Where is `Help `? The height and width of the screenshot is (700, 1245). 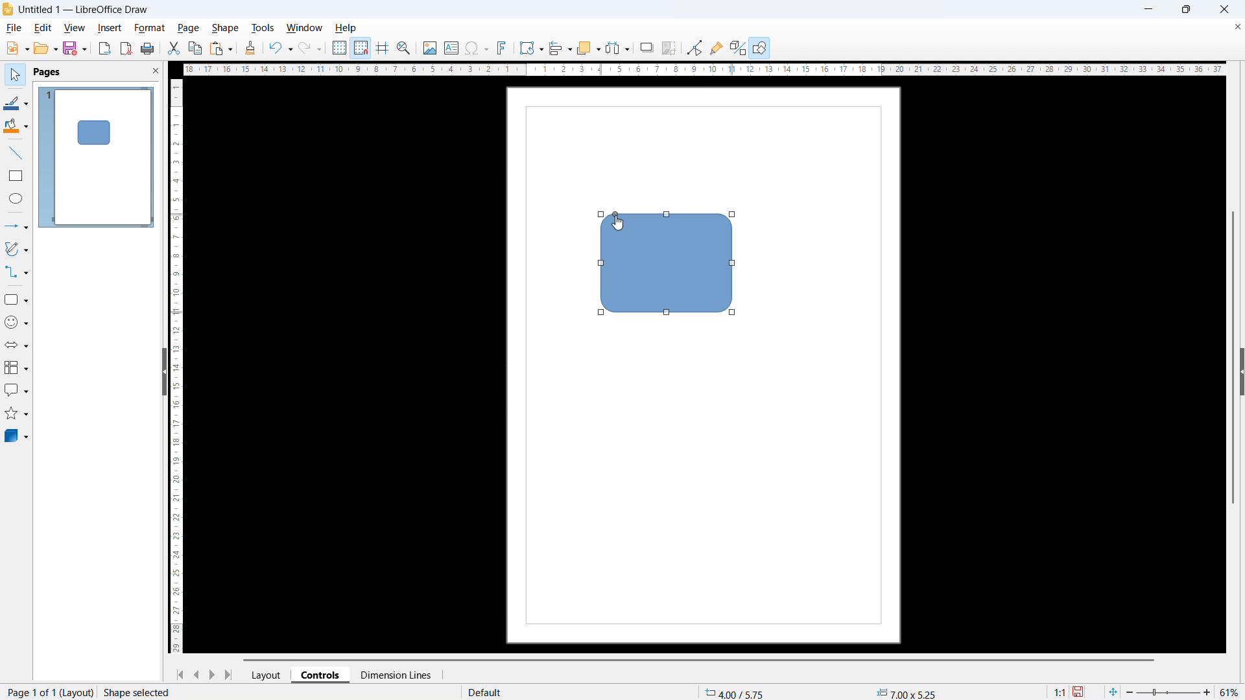
Help  is located at coordinates (347, 29).